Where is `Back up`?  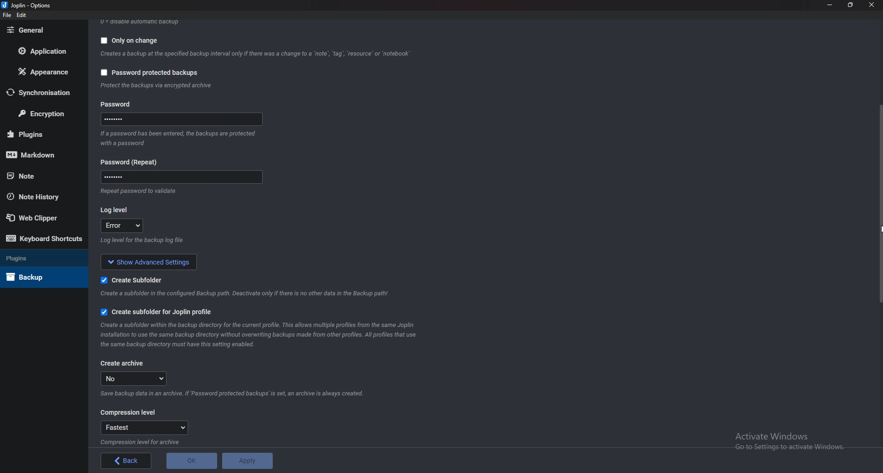
Back up is located at coordinates (34, 277).